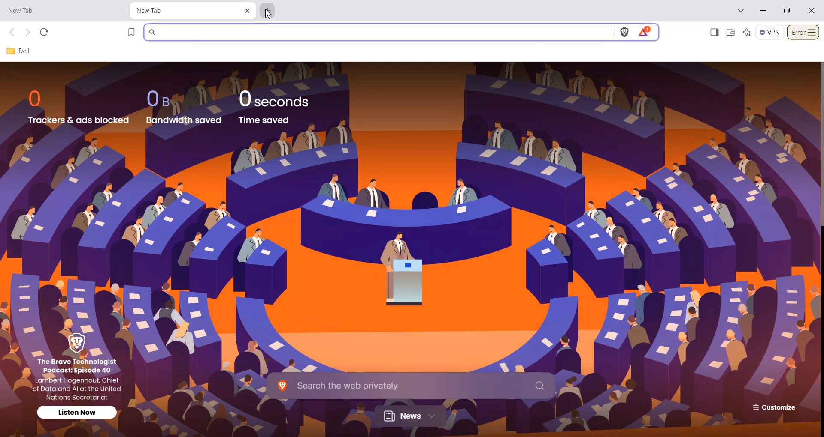  What do you see at coordinates (742, 11) in the screenshot?
I see `Search tabs` at bounding box center [742, 11].